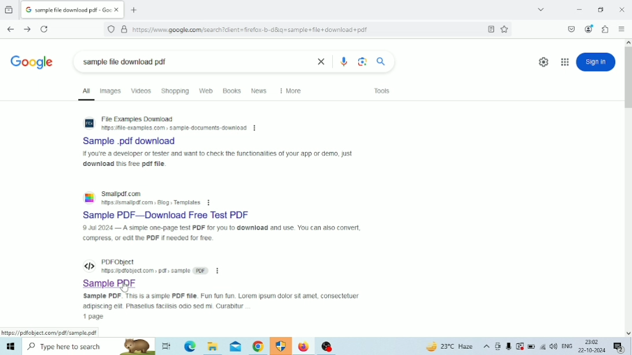 The height and width of the screenshot is (355, 632). I want to click on Go back one page, so click(11, 29).